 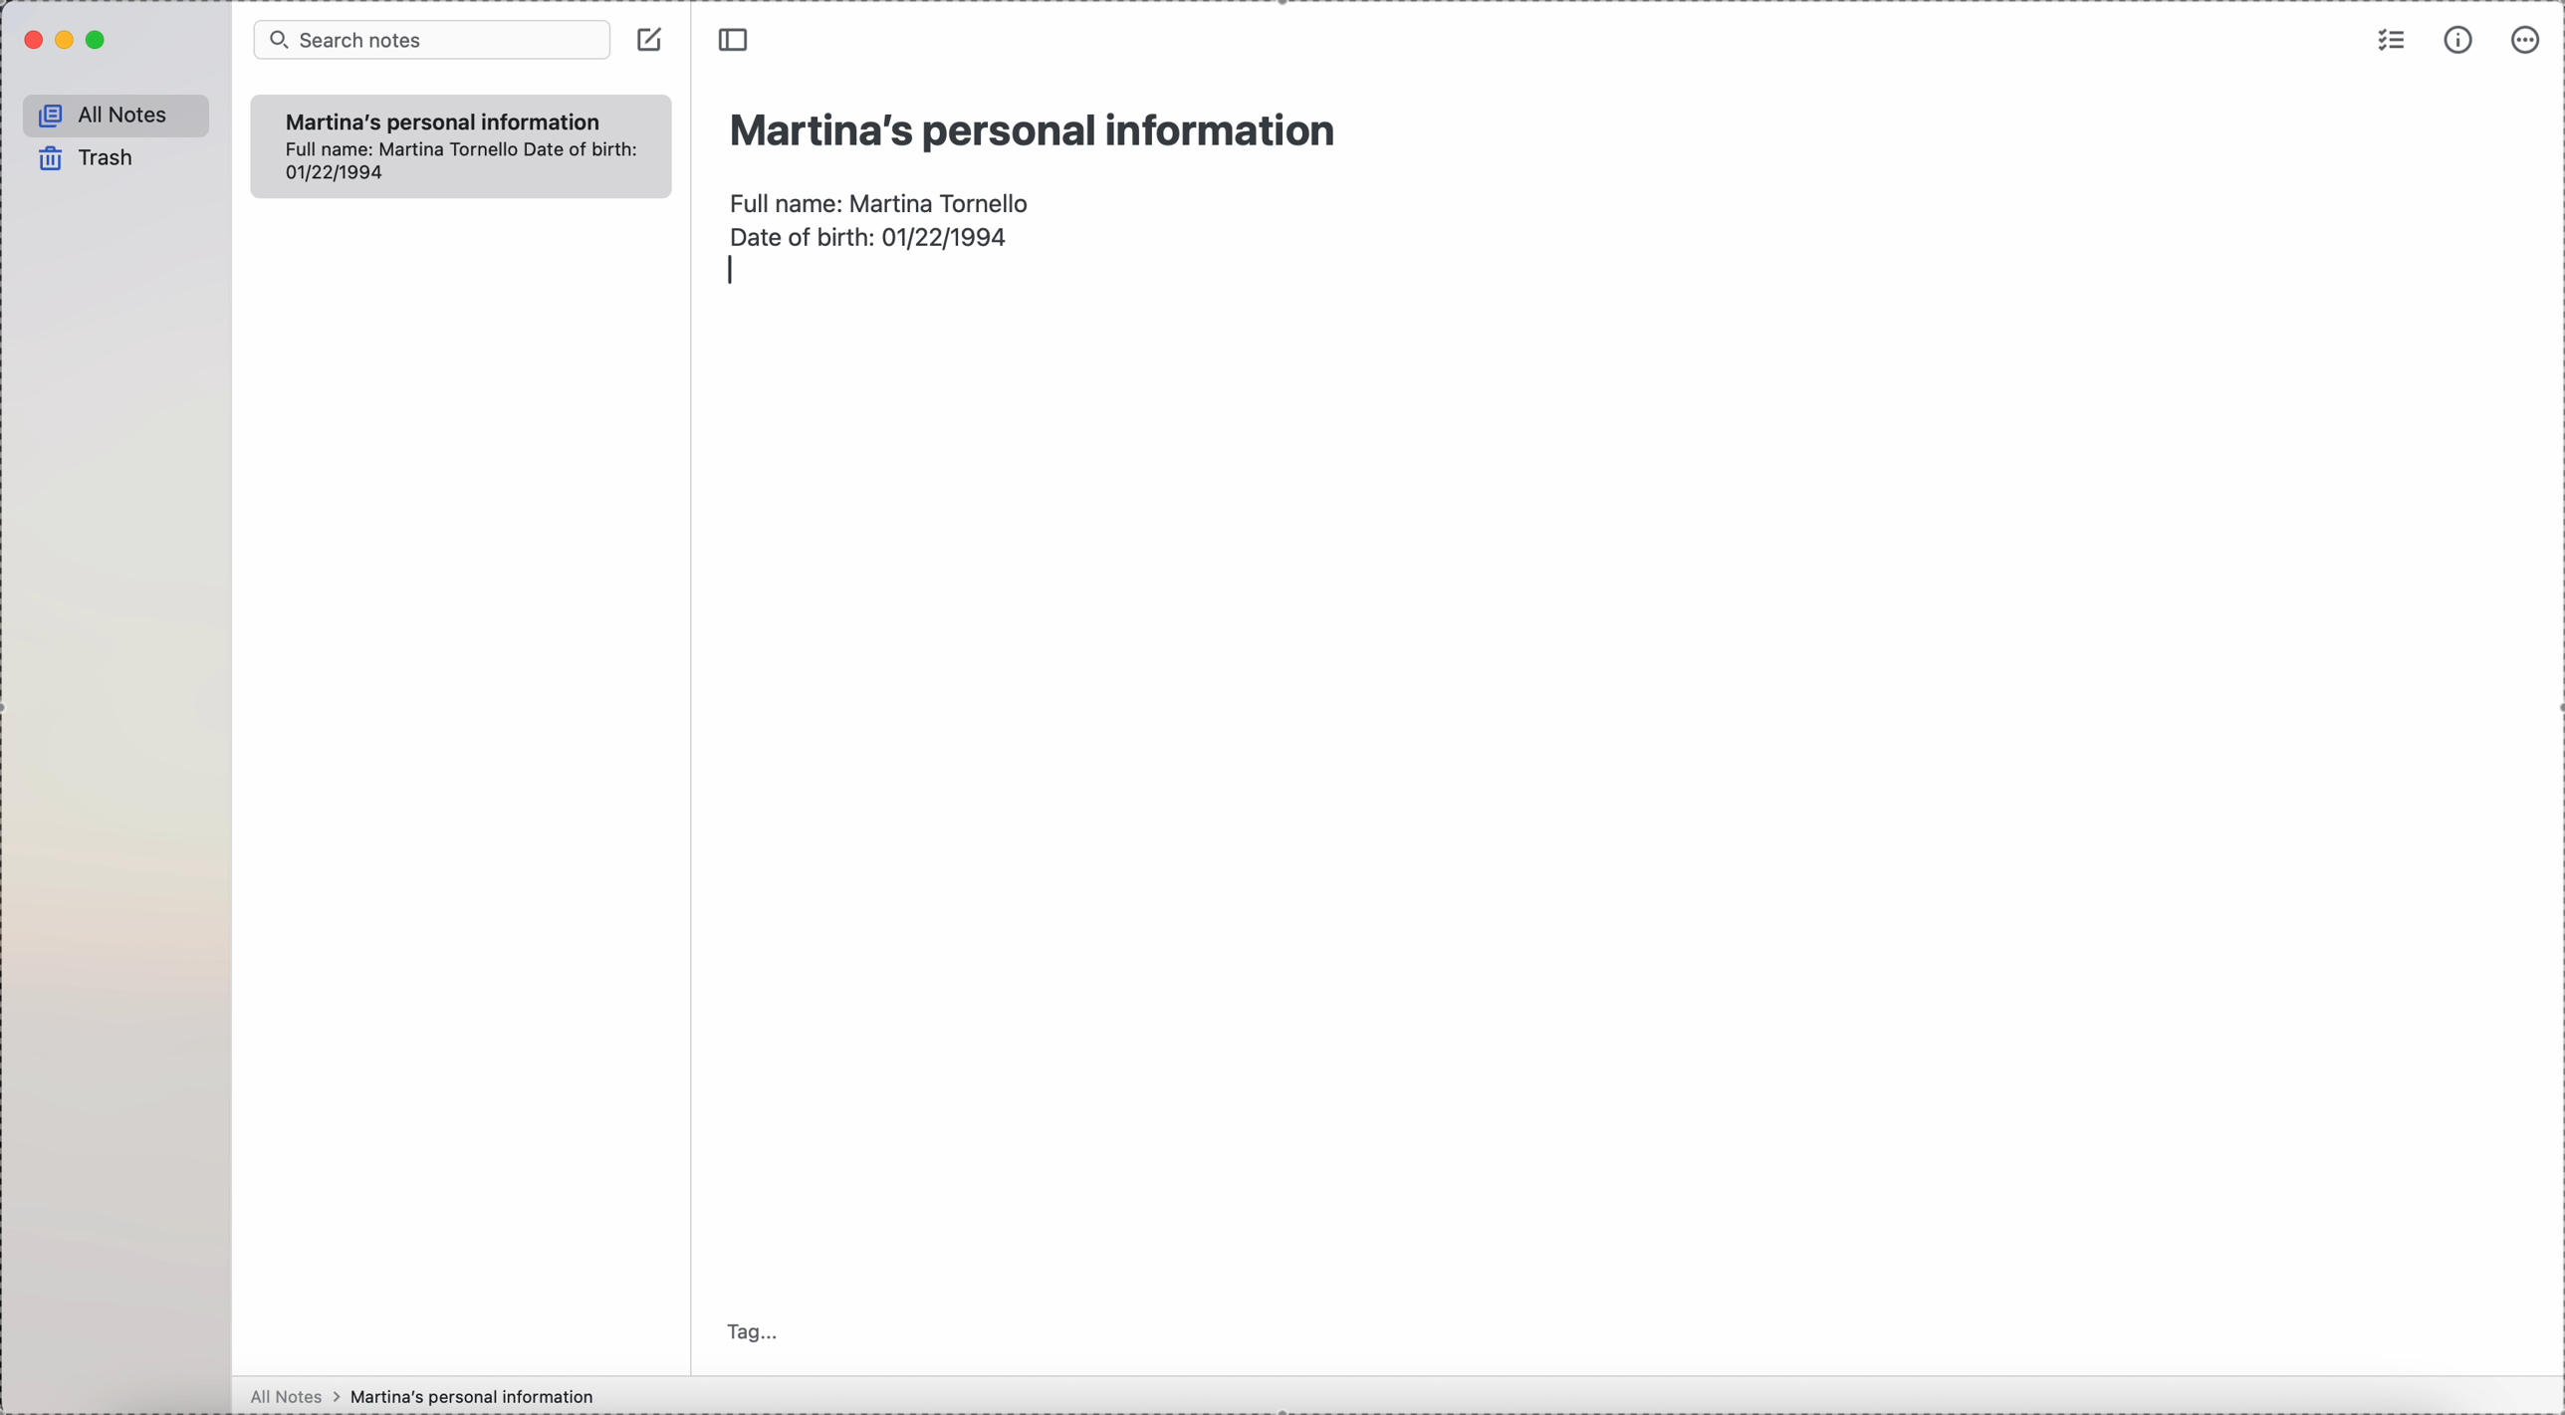 I want to click on close Simplenote, so click(x=31, y=42).